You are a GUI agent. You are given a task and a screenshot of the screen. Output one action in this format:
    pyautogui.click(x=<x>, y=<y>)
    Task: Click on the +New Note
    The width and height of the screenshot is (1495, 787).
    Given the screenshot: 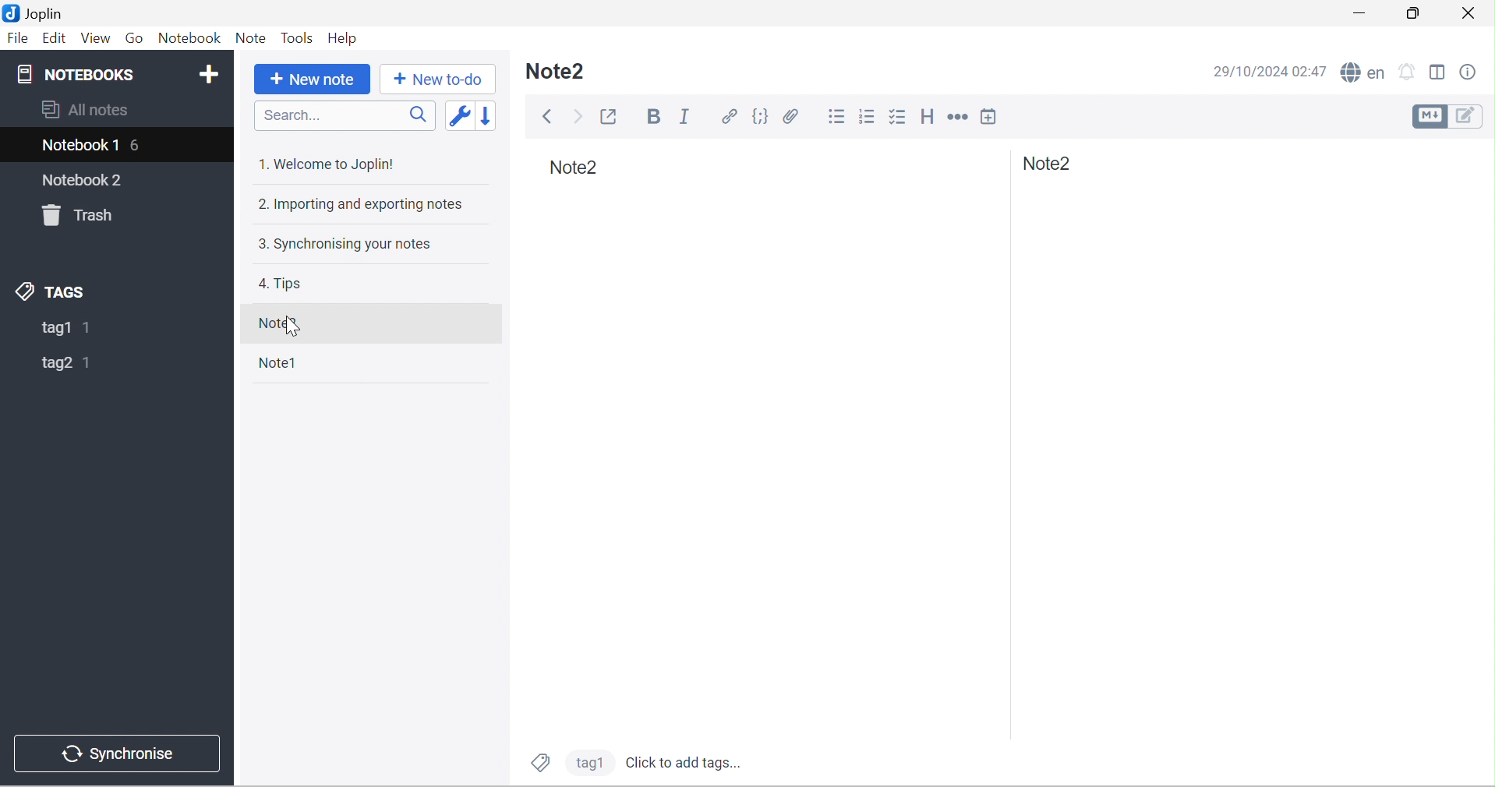 What is the action you would take?
    pyautogui.click(x=311, y=81)
    